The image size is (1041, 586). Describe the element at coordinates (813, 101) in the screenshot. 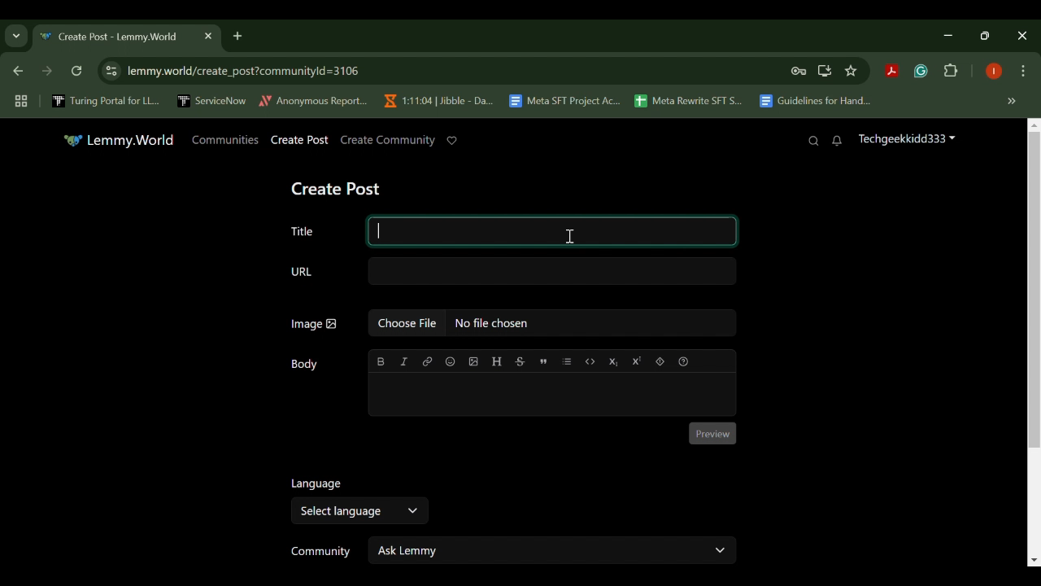

I see `Guidelines for Hand...` at that location.